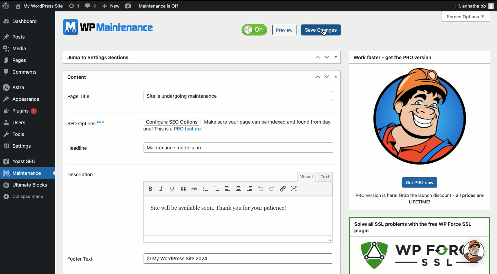 The image size is (497, 274). What do you see at coordinates (17, 61) in the screenshot?
I see `Pages` at bounding box center [17, 61].